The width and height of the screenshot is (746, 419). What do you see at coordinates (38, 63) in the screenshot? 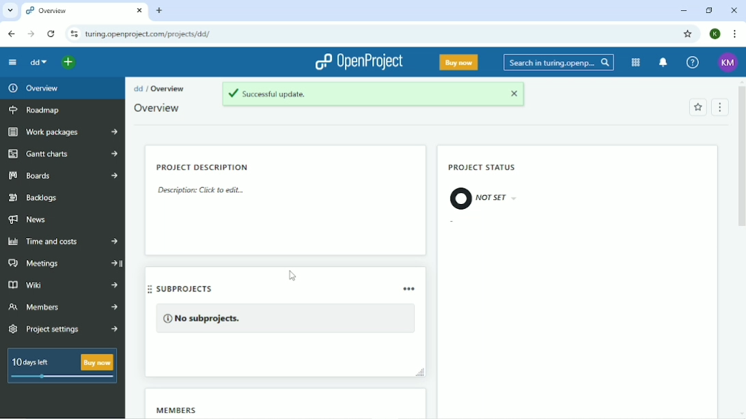
I see `dd` at bounding box center [38, 63].